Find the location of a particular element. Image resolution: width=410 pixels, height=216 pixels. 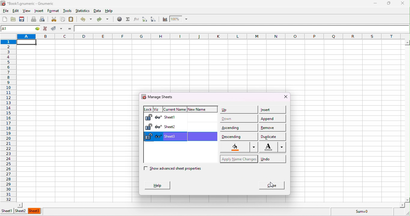

print preview is located at coordinates (44, 19).